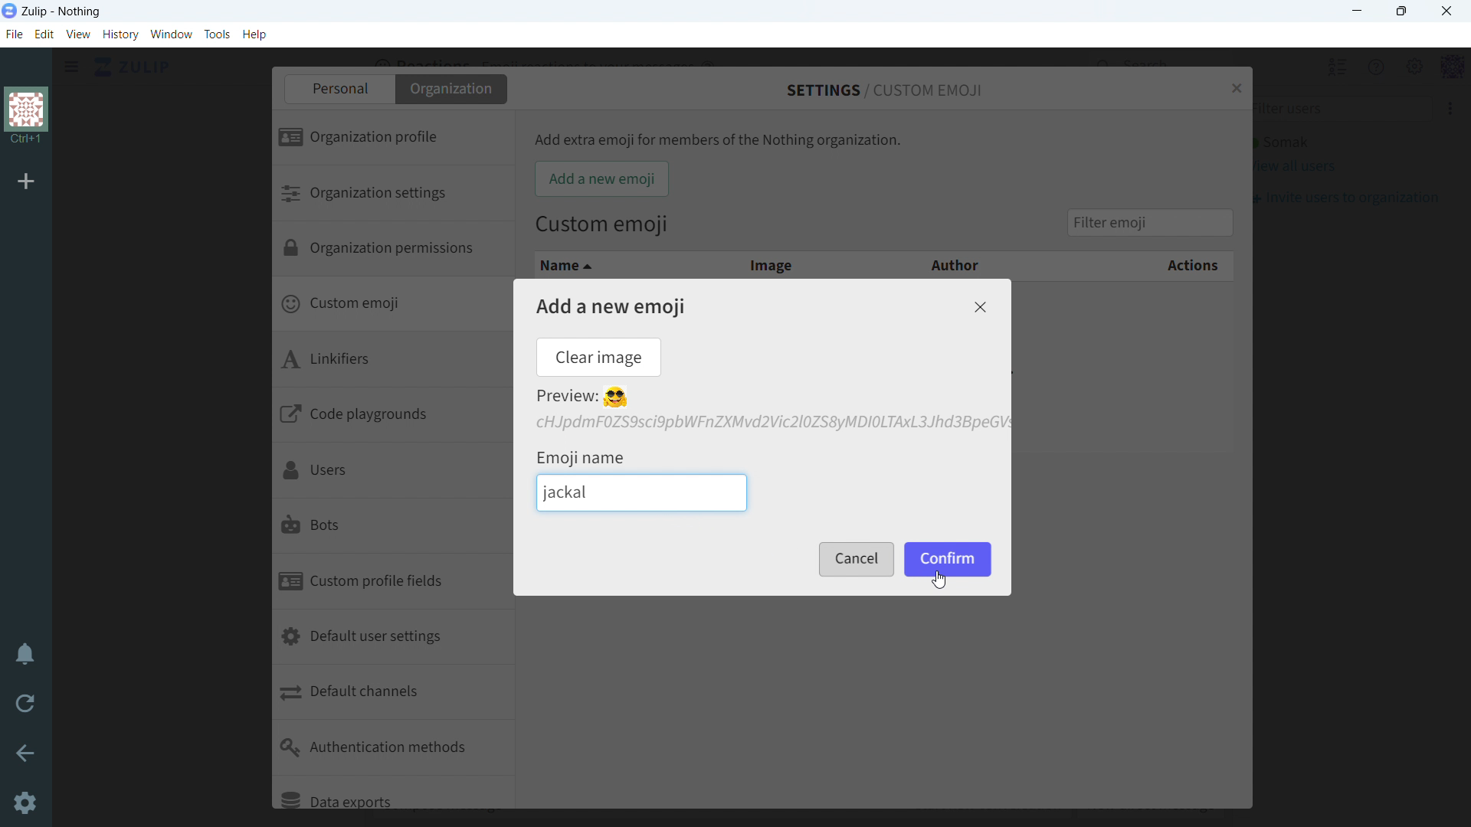 This screenshot has height=827, width=1471. I want to click on close, so click(1446, 11).